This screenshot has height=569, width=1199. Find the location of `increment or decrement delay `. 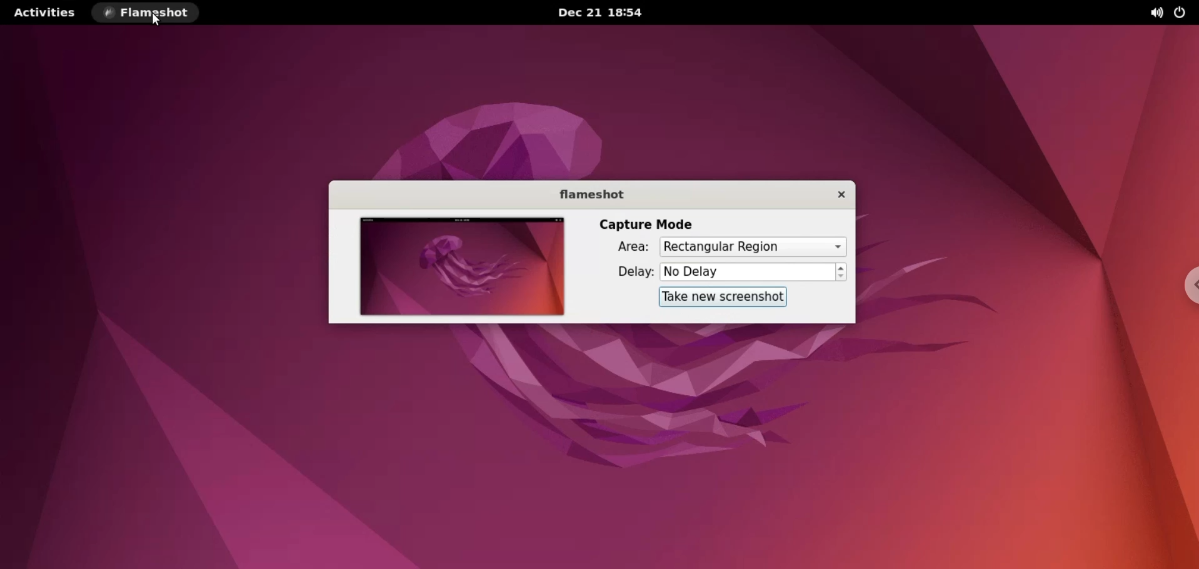

increment or decrement delay  is located at coordinates (843, 273).